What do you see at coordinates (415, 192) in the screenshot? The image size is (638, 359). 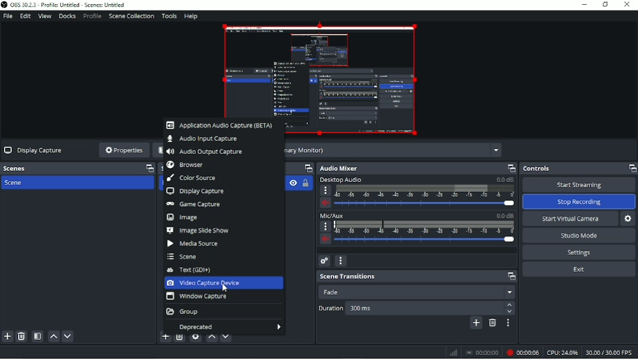 I see `Desktop Audio Slidder` at bounding box center [415, 192].